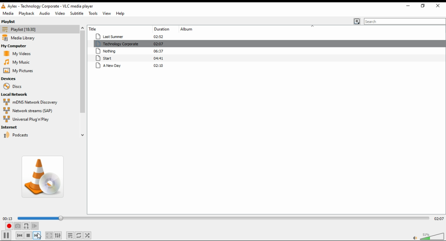  Describe the element at coordinates (21, 38) in the screenshot. I see `media library` at that location.